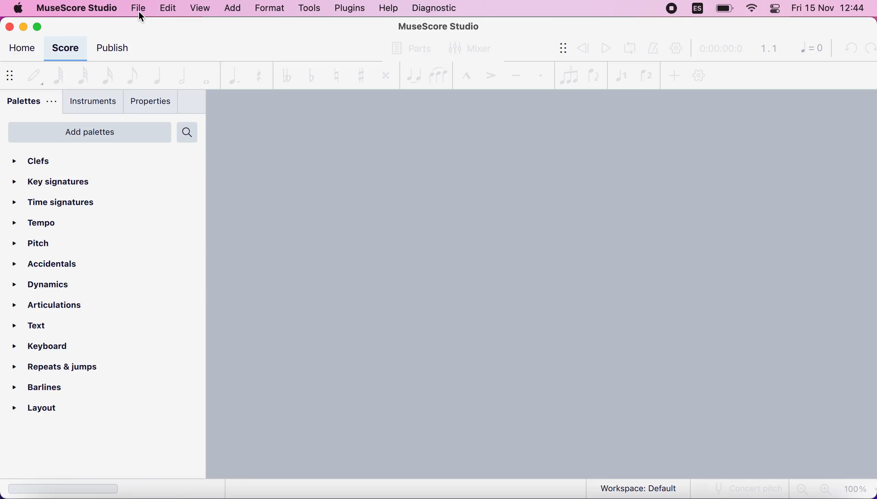  Describe the element at coordinates (231, 75) in the screenshot. I see `augmentation dot` at that location.